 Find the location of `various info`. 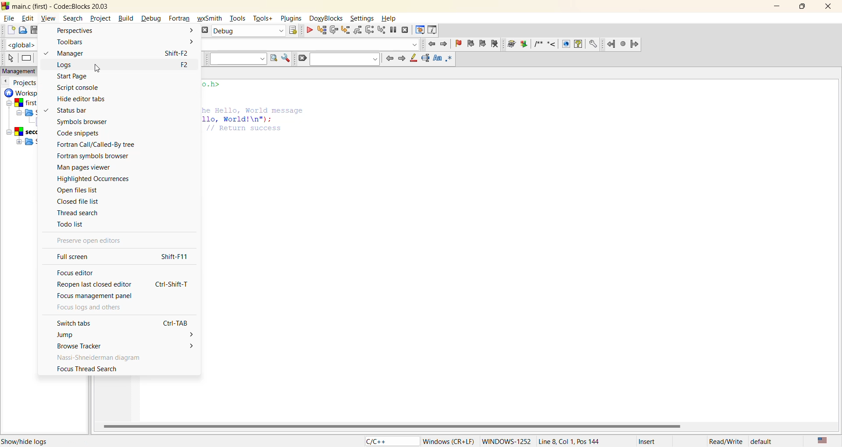

various info is located at coordinates (433, 30).